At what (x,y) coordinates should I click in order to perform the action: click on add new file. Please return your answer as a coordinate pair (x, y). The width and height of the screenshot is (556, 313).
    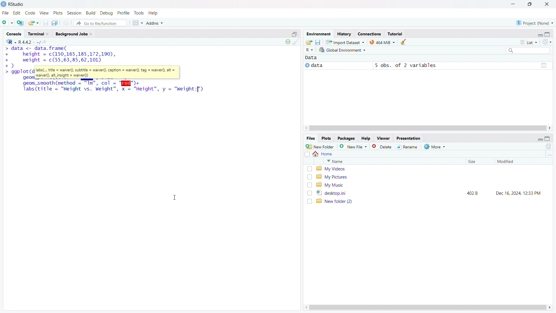
    Looking at the image, I should click on (354, 146).